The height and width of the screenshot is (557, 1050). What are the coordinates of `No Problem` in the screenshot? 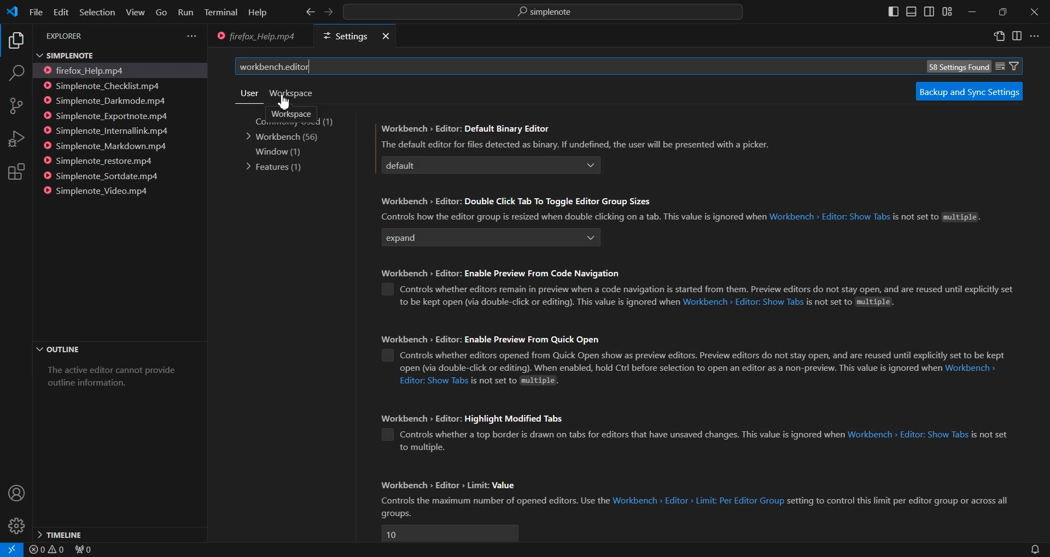 It's located at (46, 550).